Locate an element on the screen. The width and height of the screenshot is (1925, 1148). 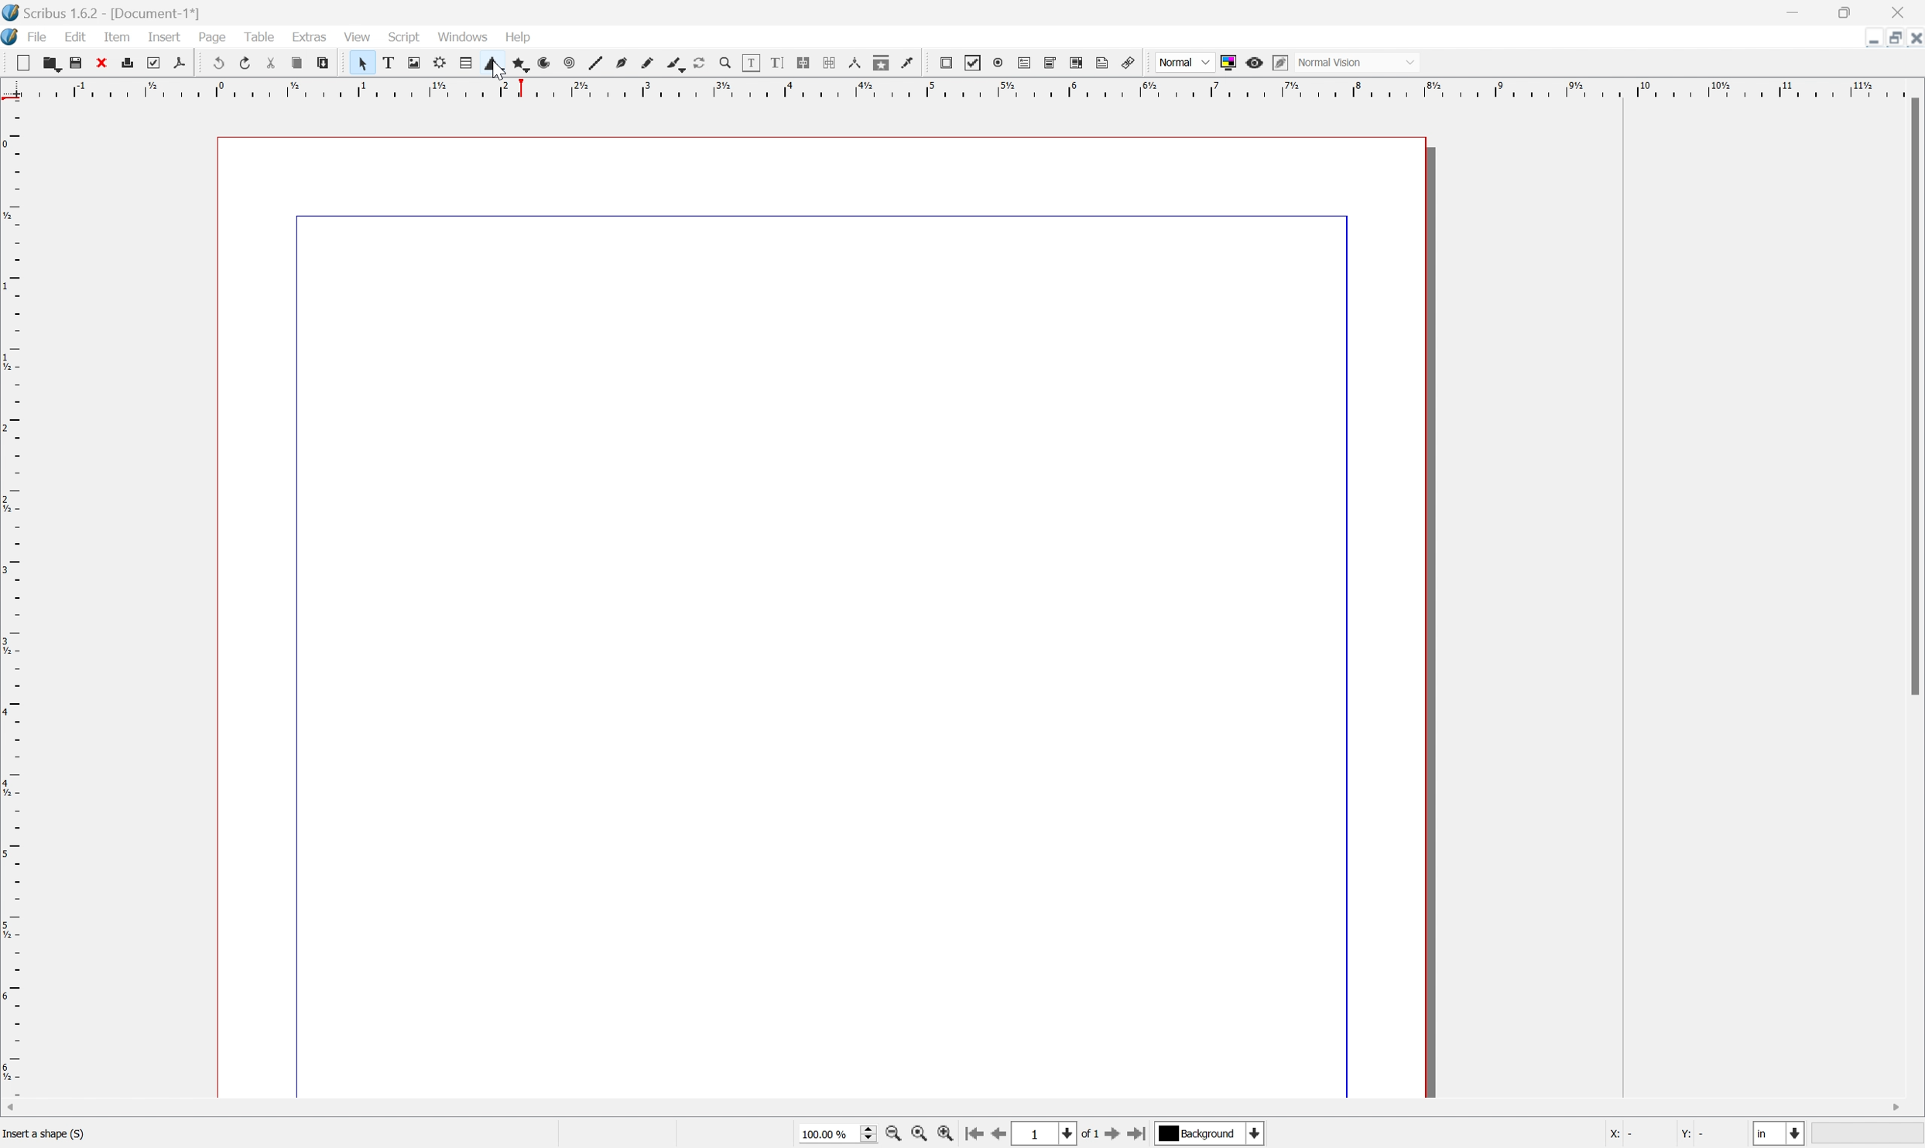
Table is located at coordinates (260, 37).